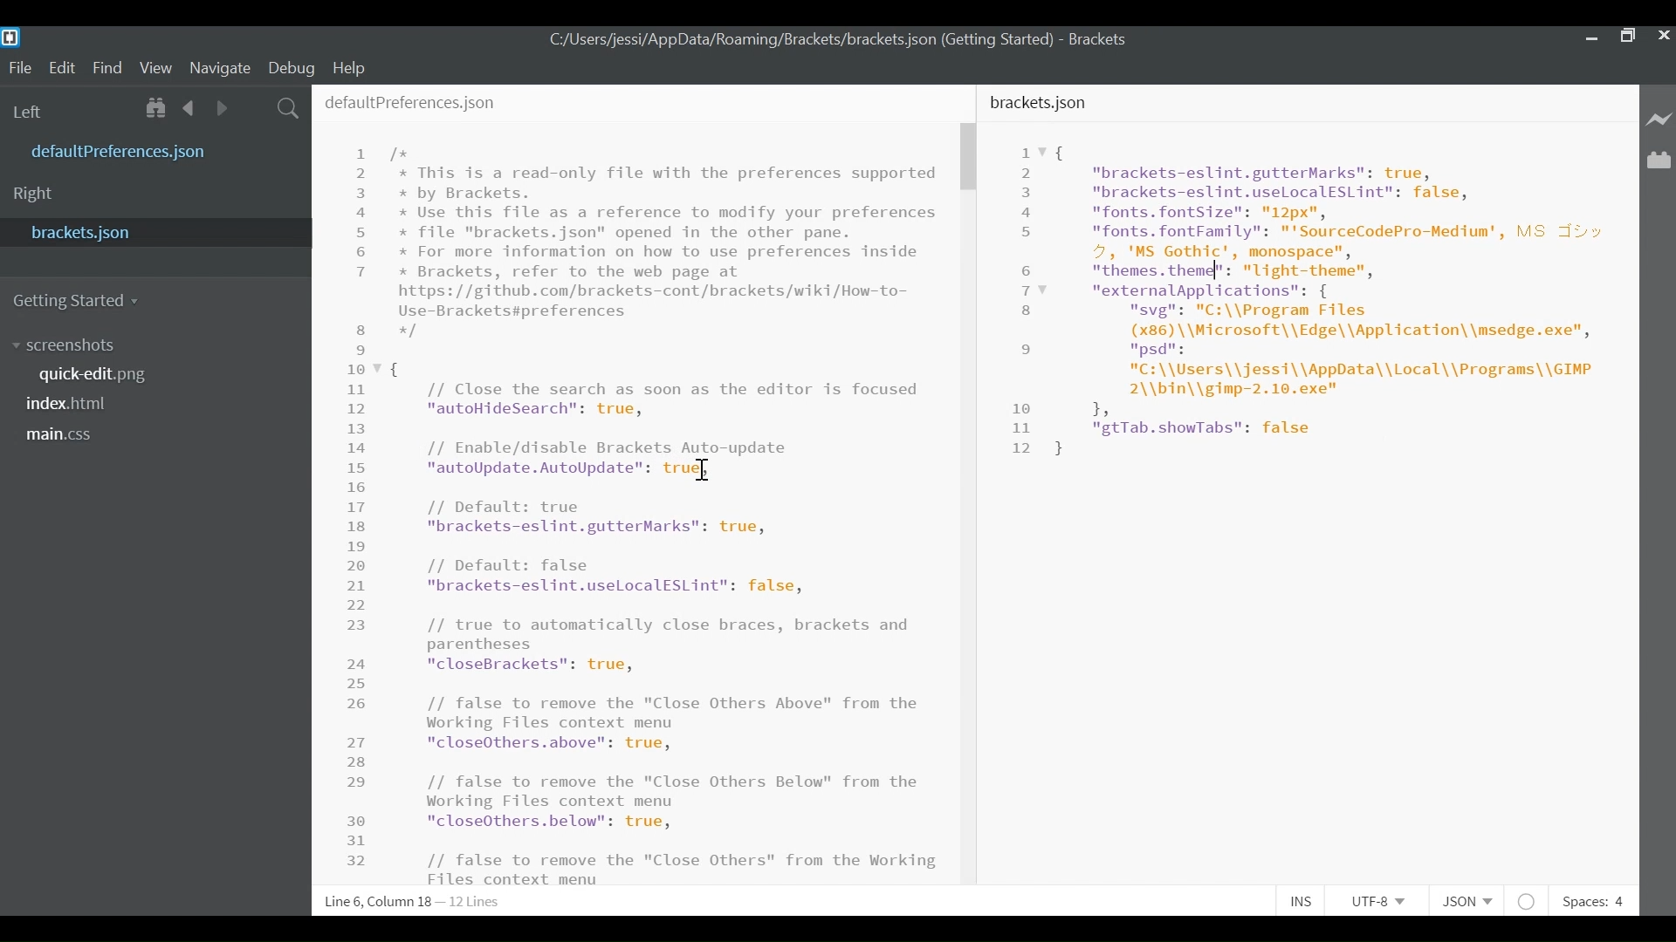  Describe the element at coordinates (844, 40) in the screenshot. I see `bracket.json File Path- Brackets` at that location.